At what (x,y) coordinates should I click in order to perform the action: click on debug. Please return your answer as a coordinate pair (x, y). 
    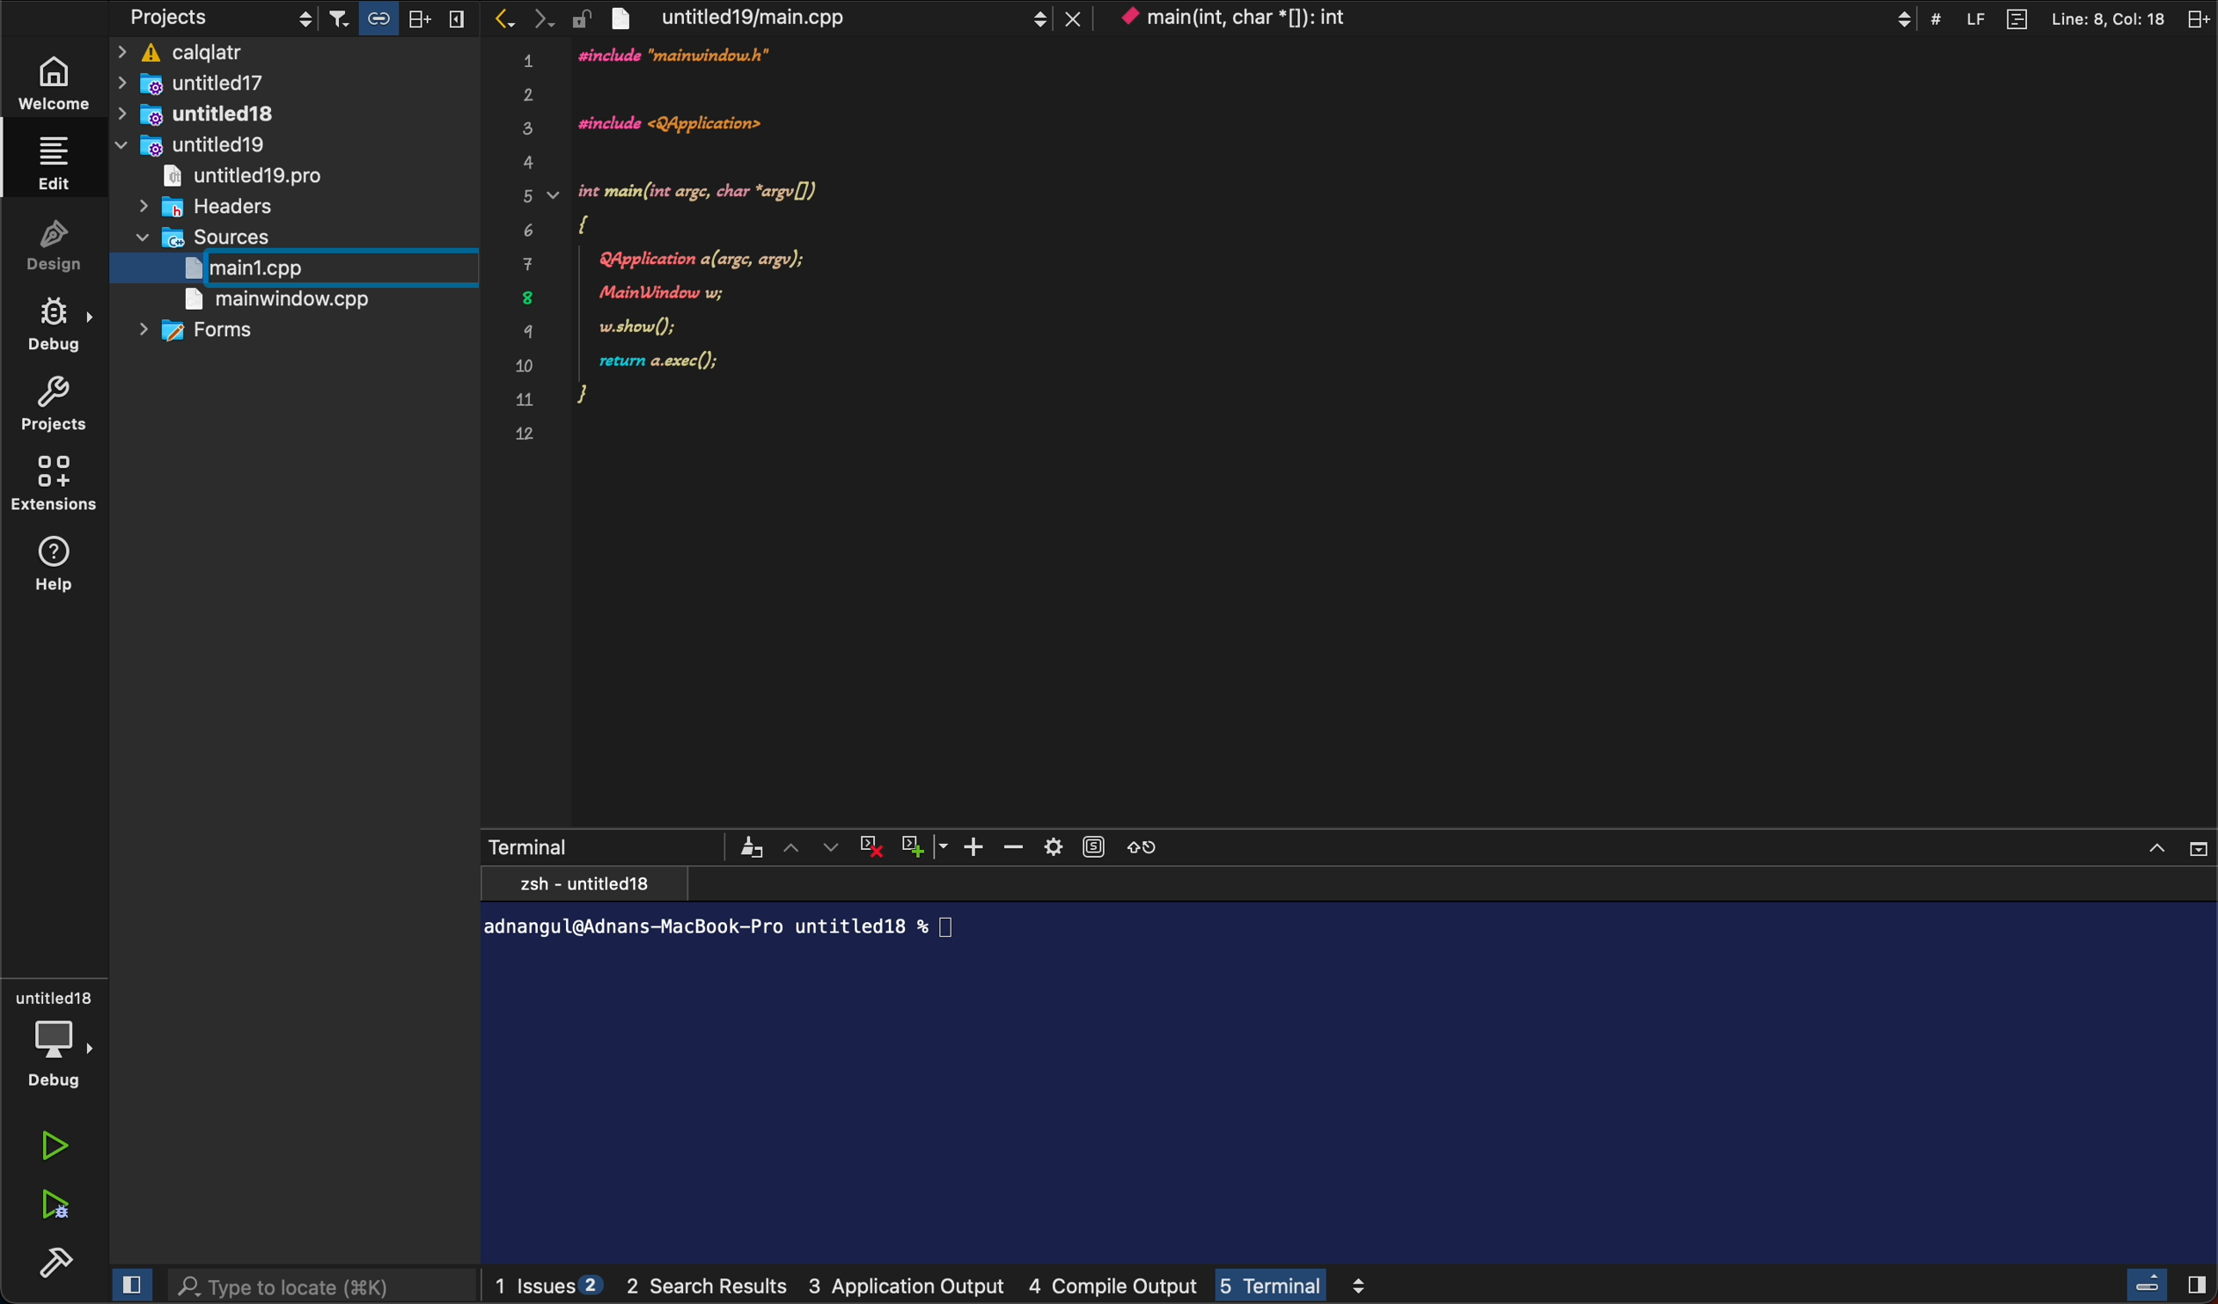
    Looking at the image, I should click on (56, 1034).